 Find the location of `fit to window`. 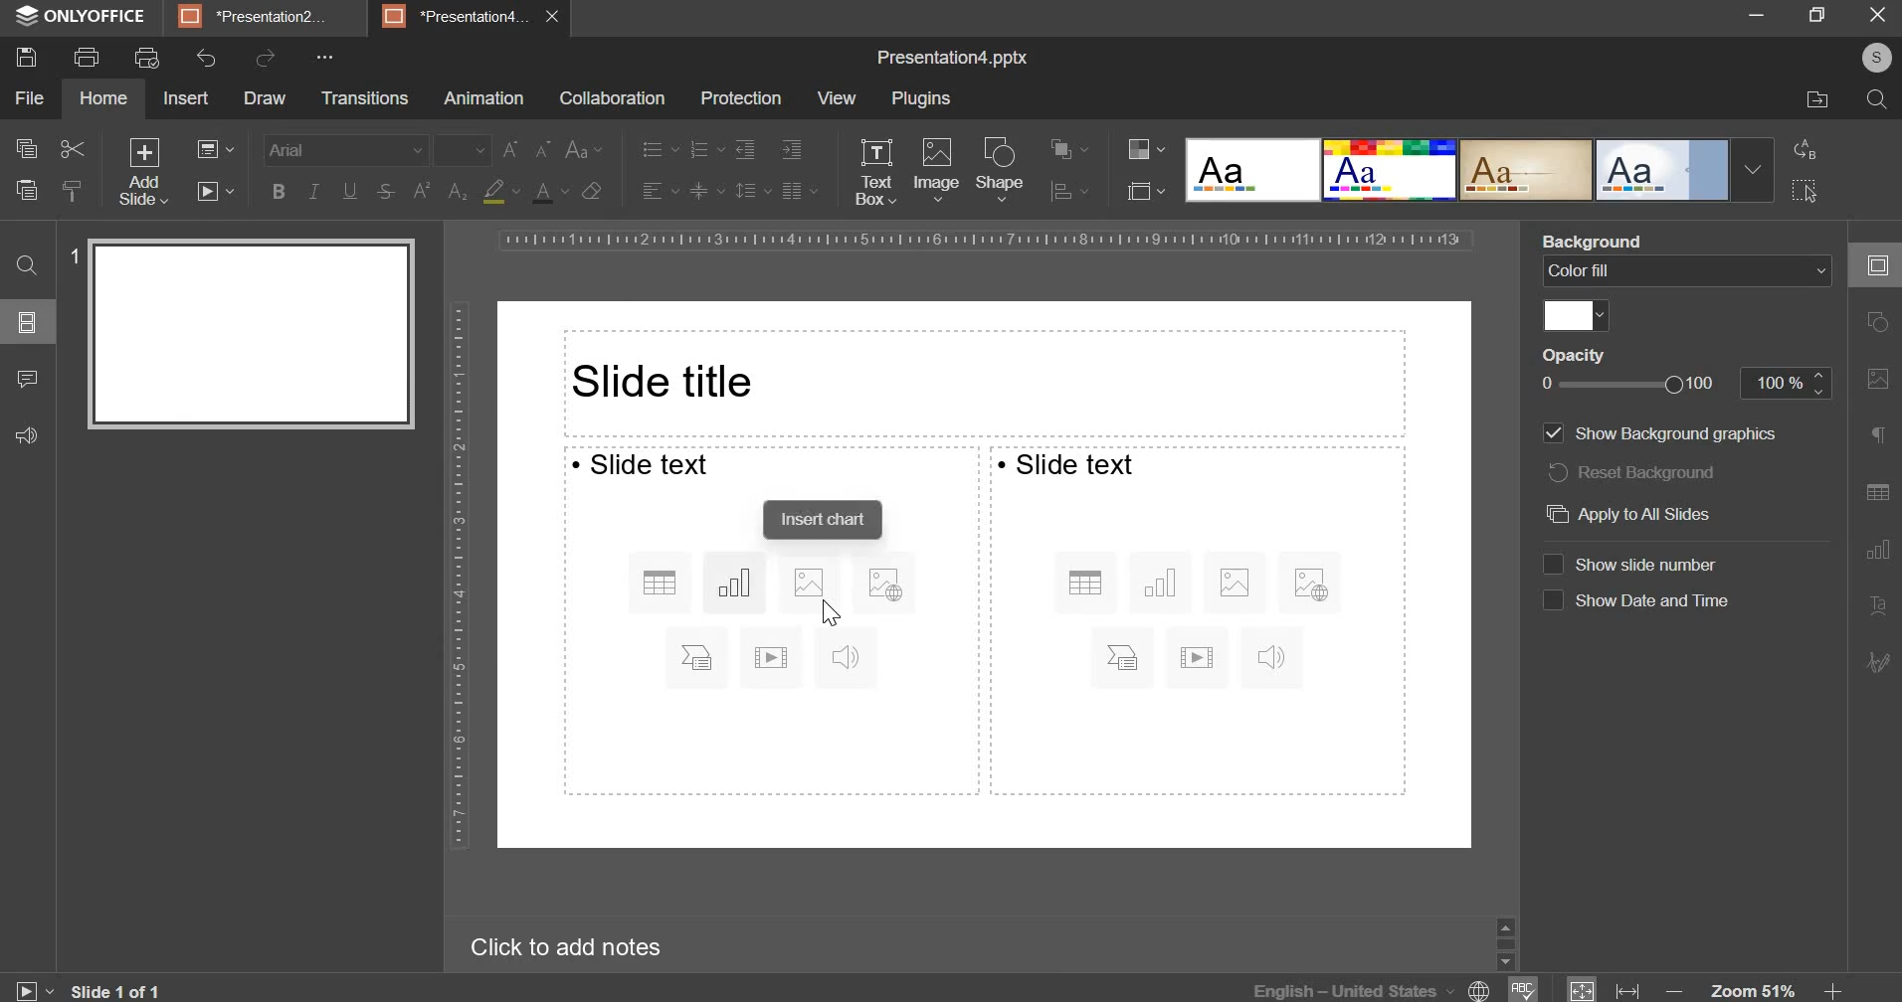

fit to window is located at coordinates (1583, 990).